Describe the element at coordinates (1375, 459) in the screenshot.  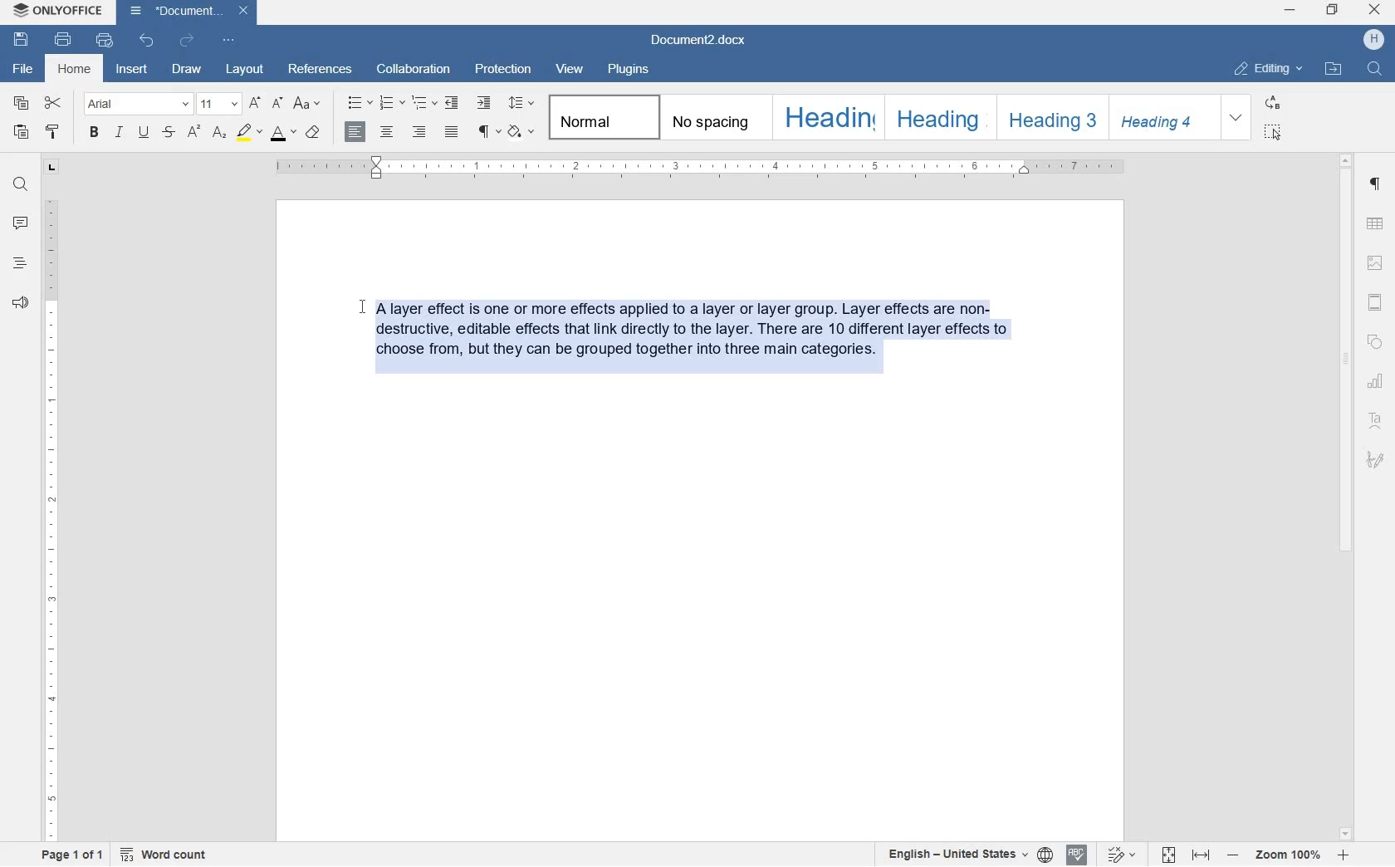
I see `signature` at that location.